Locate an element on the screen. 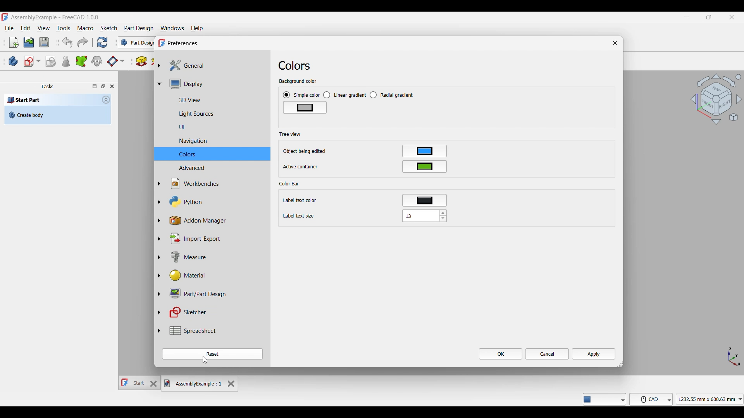 This screenshot has width=744, height=418. Label text color is located at coordinates (300, 200).